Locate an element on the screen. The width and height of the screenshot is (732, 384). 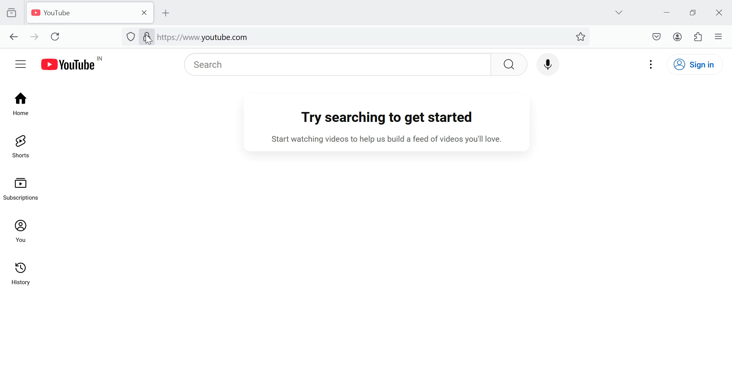
Go forward one page. Right-click or pull down to show history is located at coordinates (34, 36).